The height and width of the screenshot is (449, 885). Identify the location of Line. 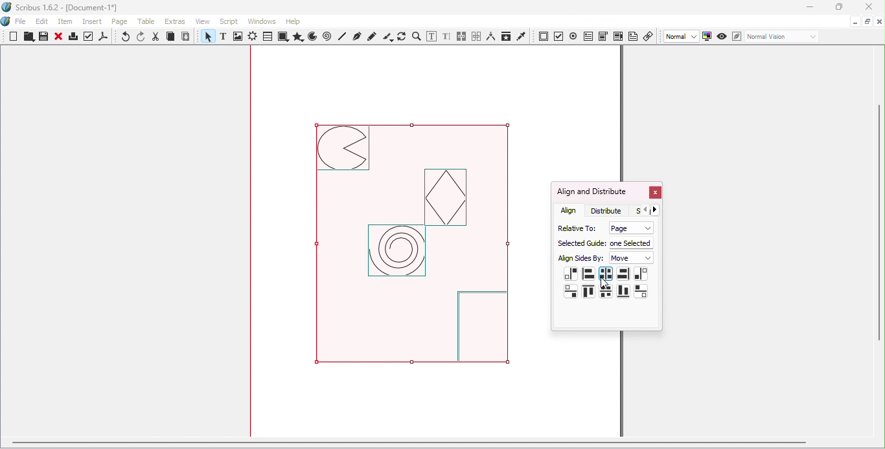
(343, 36).